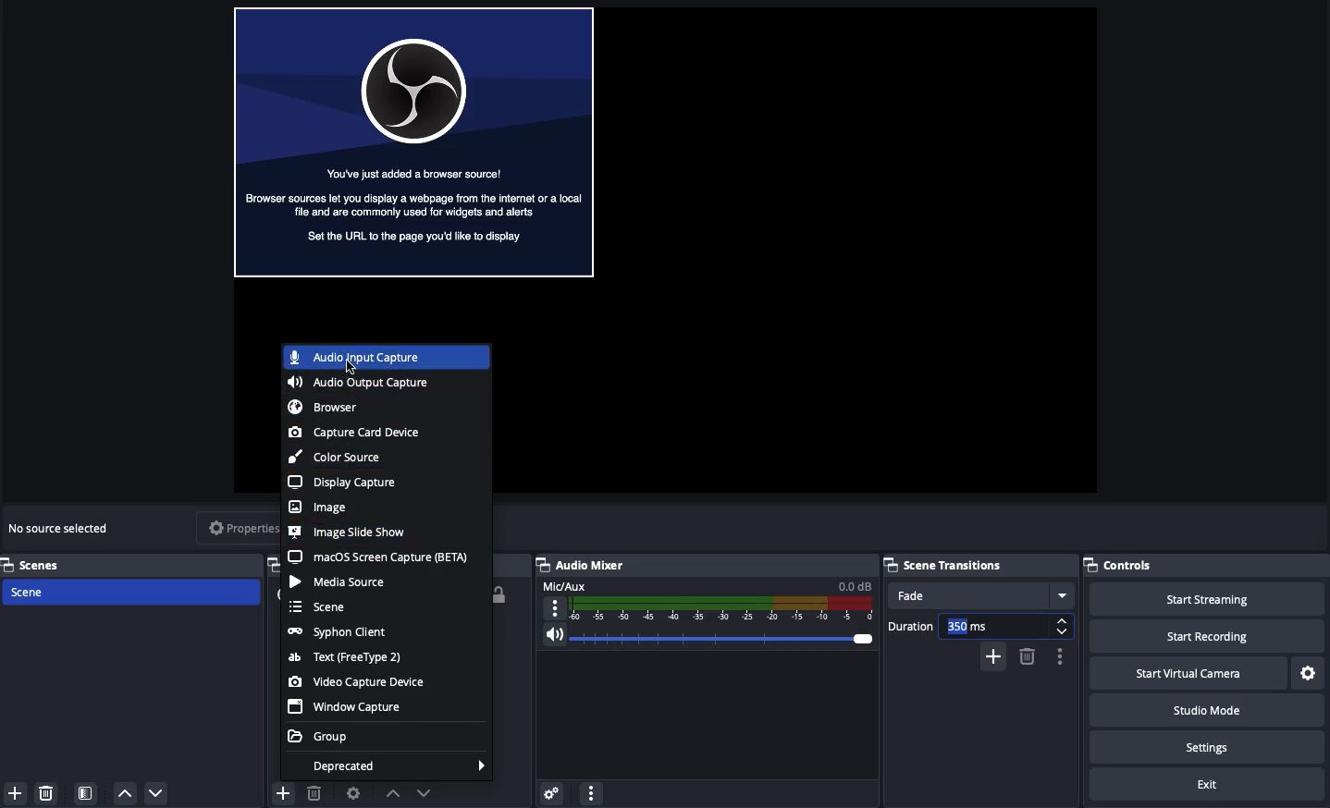  I want to click on Add, so click(992, 657).